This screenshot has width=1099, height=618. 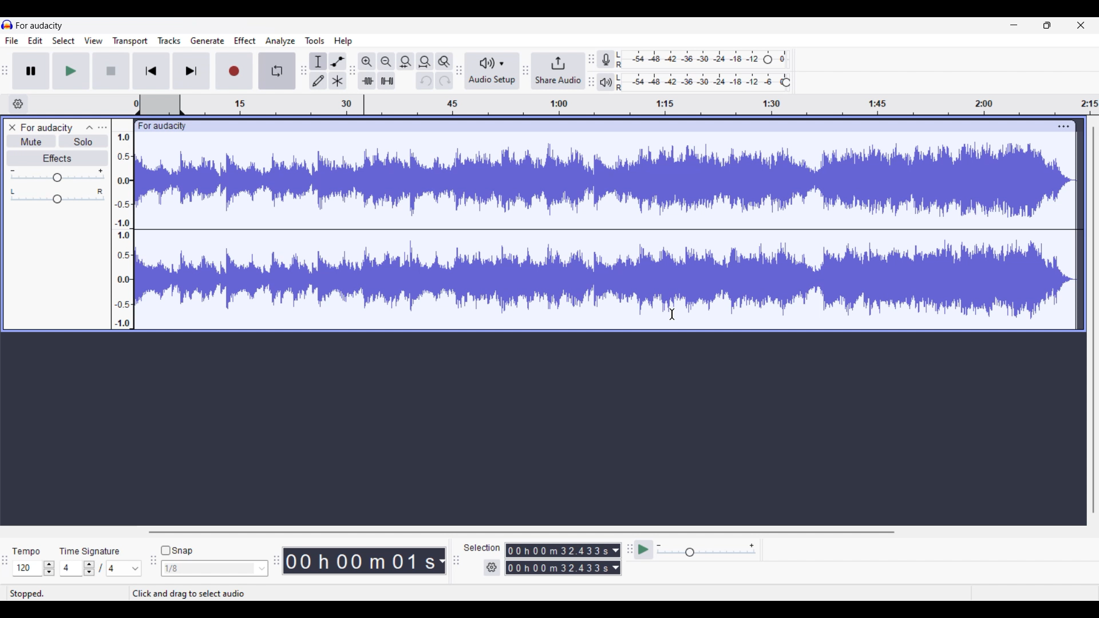 What do you see at coordinates (57, 196) in the screenshot?
I see `Pan scale` at bounding box center [57, 196].